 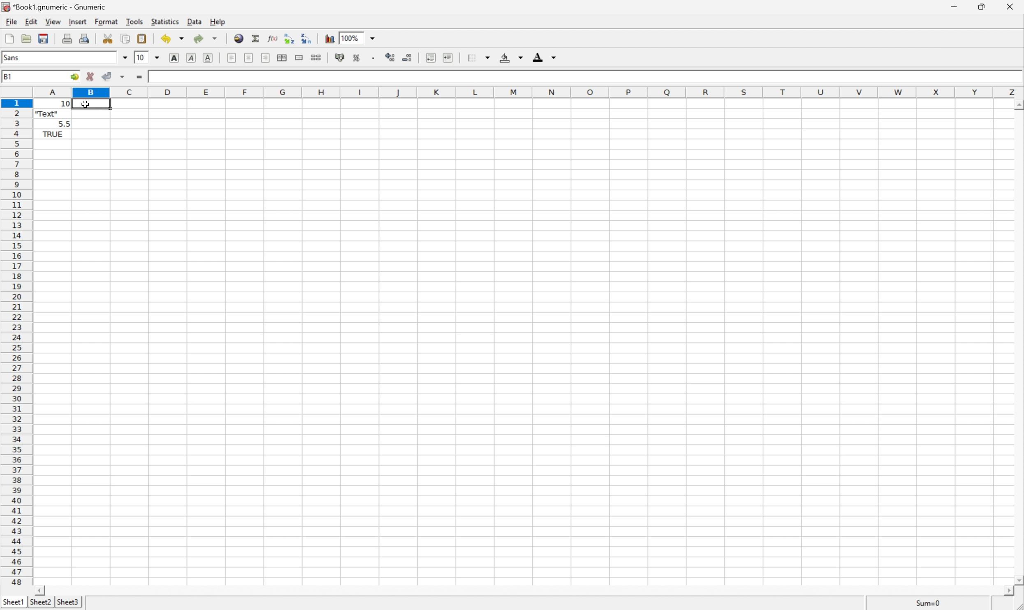 What do you see at coordinates (1004, 589) in the screenshot?
I see `Scroll Right` at bounding box center [1004, 589].